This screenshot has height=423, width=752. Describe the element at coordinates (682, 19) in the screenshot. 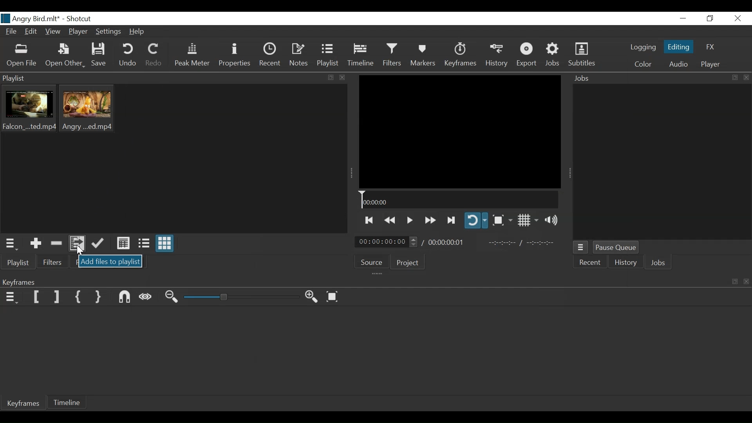

I see `Minimize` at that location.